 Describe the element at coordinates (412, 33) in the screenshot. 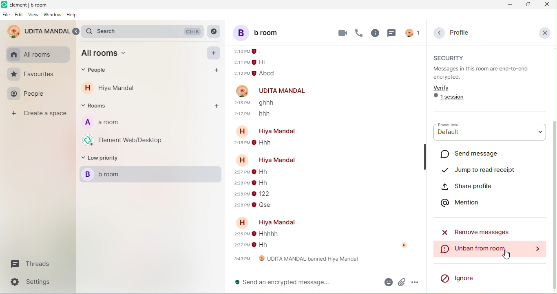

I see `account` at that location.